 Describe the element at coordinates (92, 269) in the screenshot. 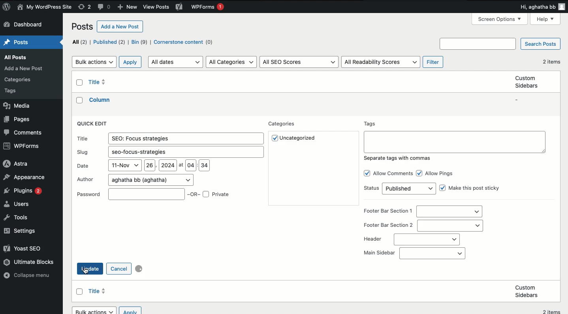

I see `Update` at that location.